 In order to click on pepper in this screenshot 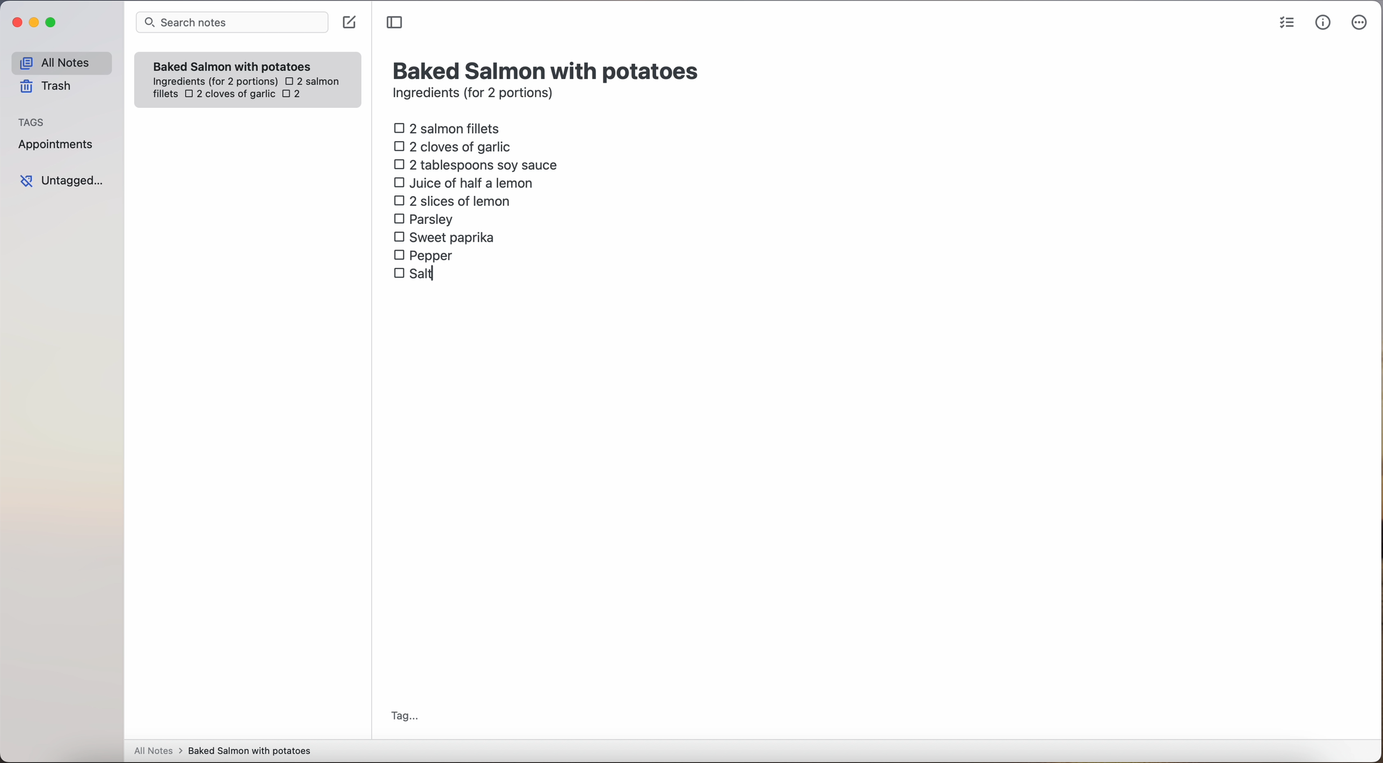, I will do `click(425, 255)`.